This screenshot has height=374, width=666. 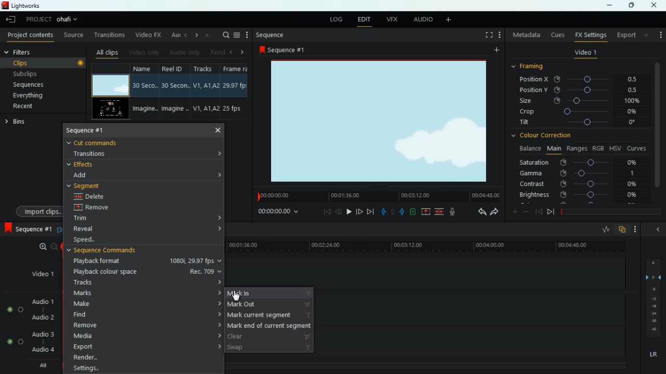 What do you see at coordinates (109, 250) in the screenshot?
I see `sequence commands` at bounding box center [109, 250].